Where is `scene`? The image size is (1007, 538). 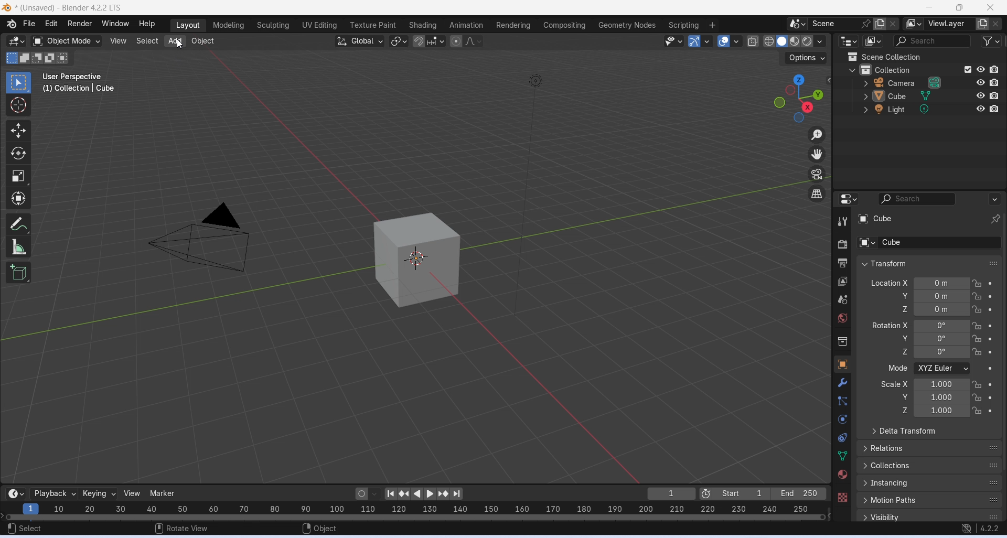 scene is located at coordinates (842, 299).